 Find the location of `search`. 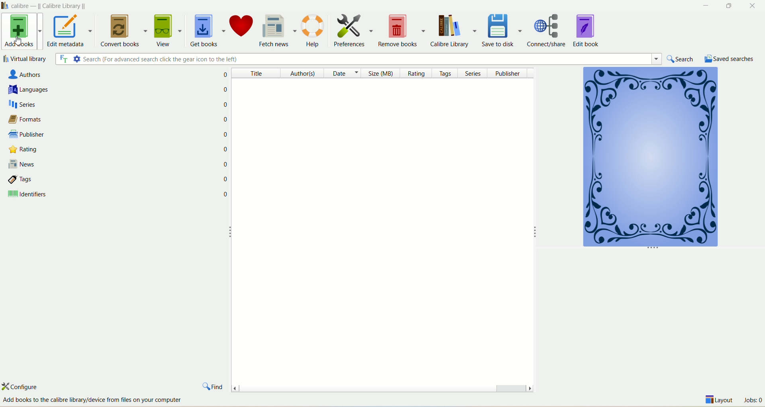

search is located at coordinates (682, 59).